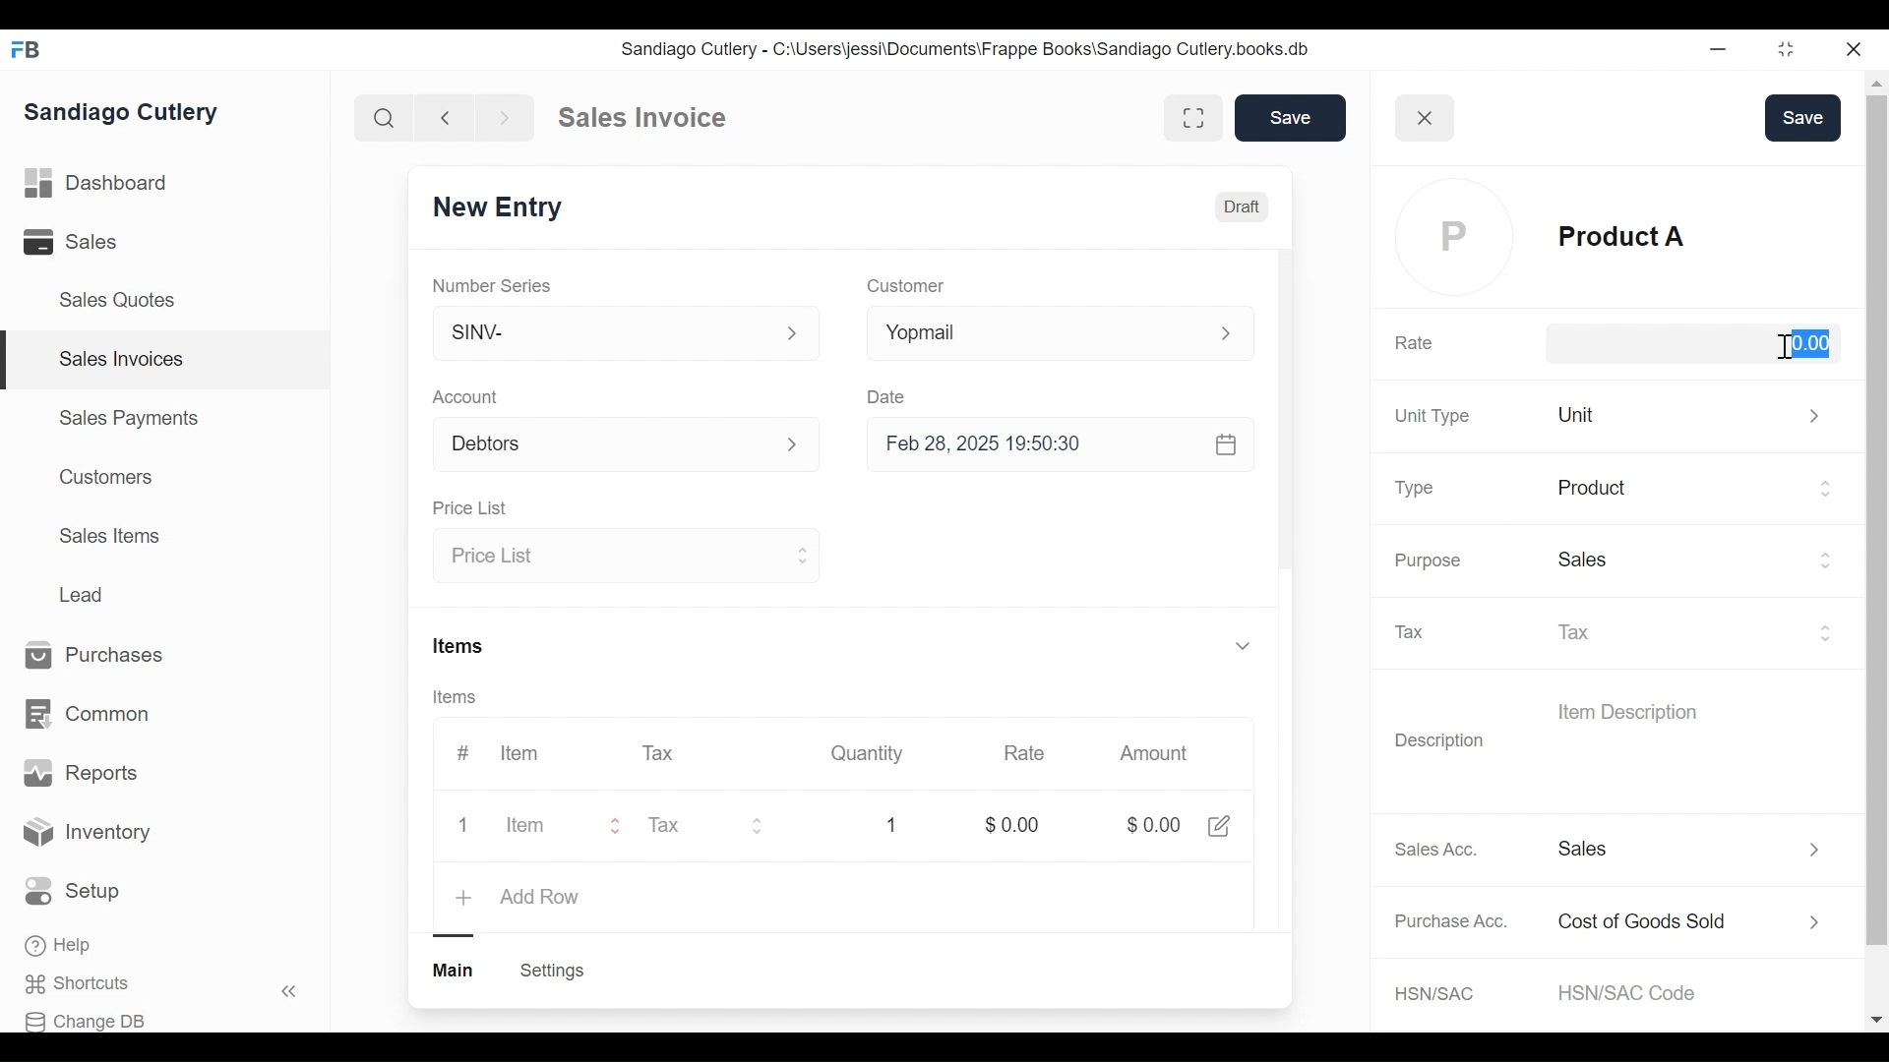 The image size is (1889, 1062). I want to click on SINV-, so click(627, 333).